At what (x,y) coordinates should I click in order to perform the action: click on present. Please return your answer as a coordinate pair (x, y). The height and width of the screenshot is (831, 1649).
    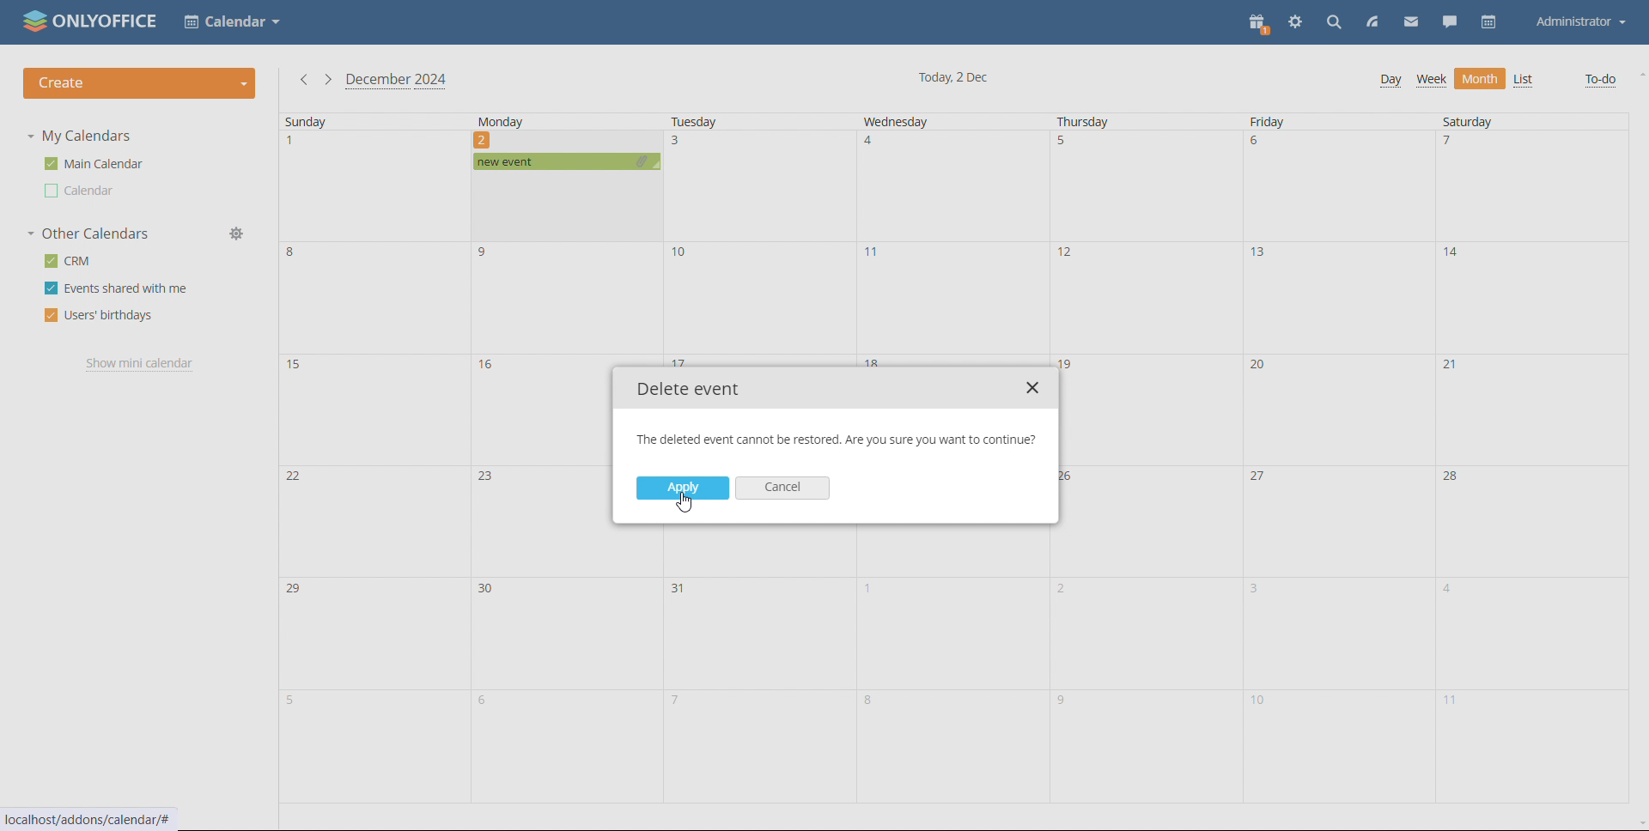
    Looking at the image, I should click on (1257, 22).